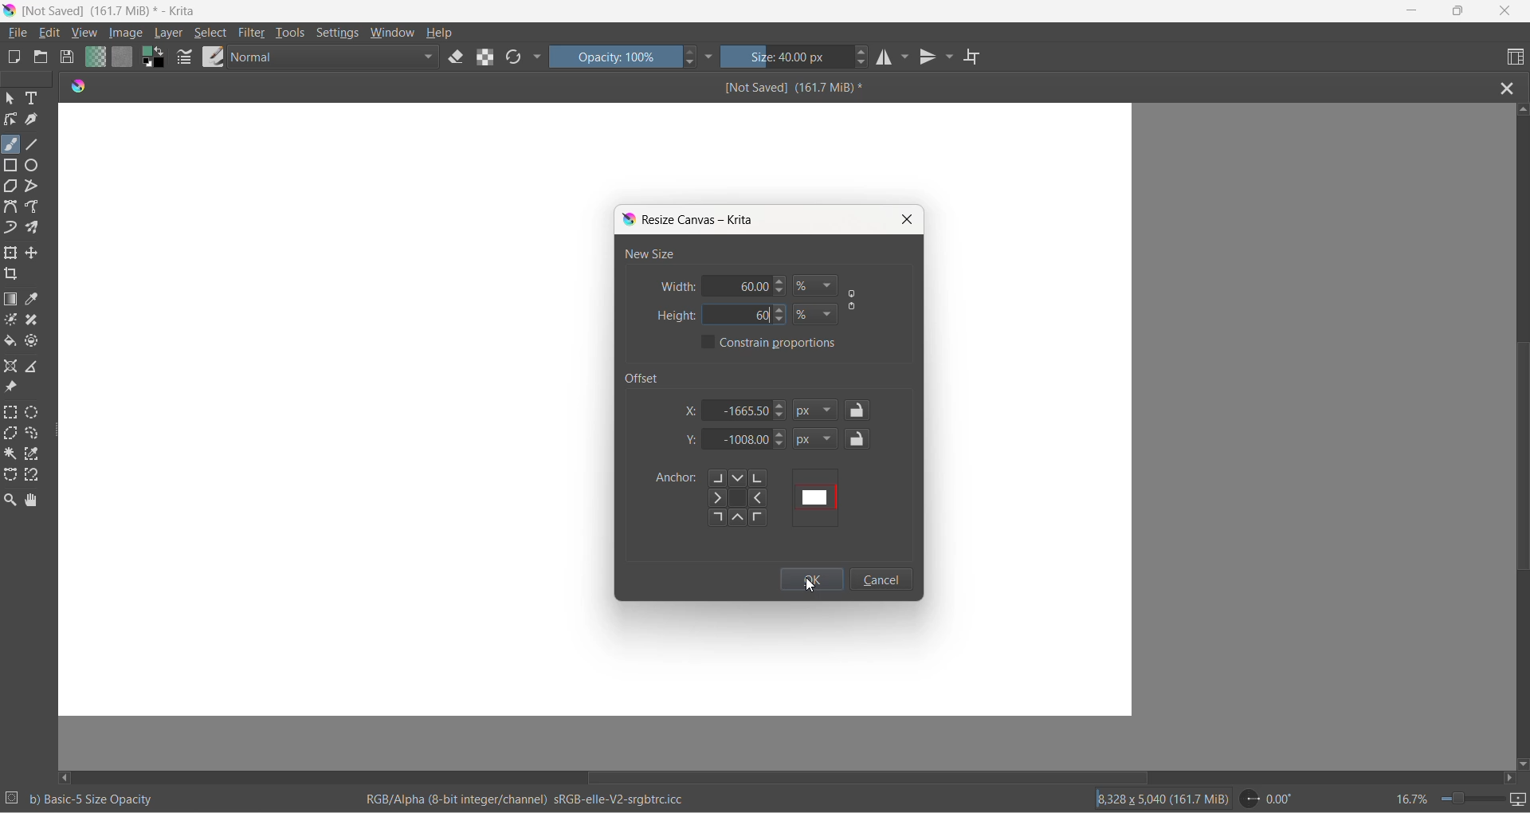  What do you see at coordinates (186, 61) in the screenshot?
I see `brush settings` at bounding box center [186, 61].